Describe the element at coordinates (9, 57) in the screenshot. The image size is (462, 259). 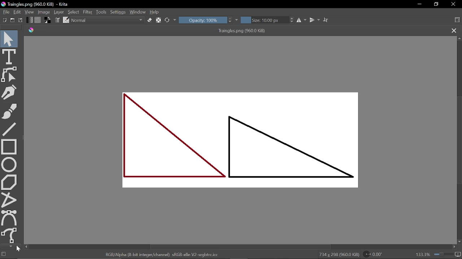
I see `Text` at that location.